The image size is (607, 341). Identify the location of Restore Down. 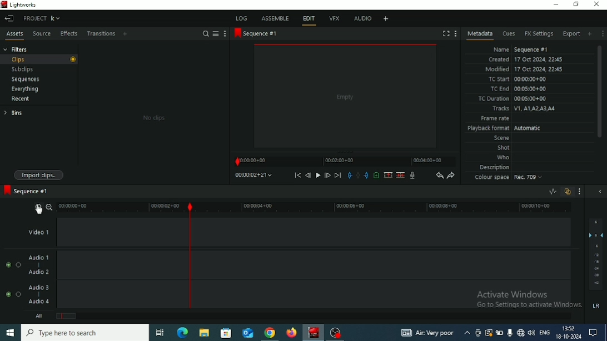
(576, 4).